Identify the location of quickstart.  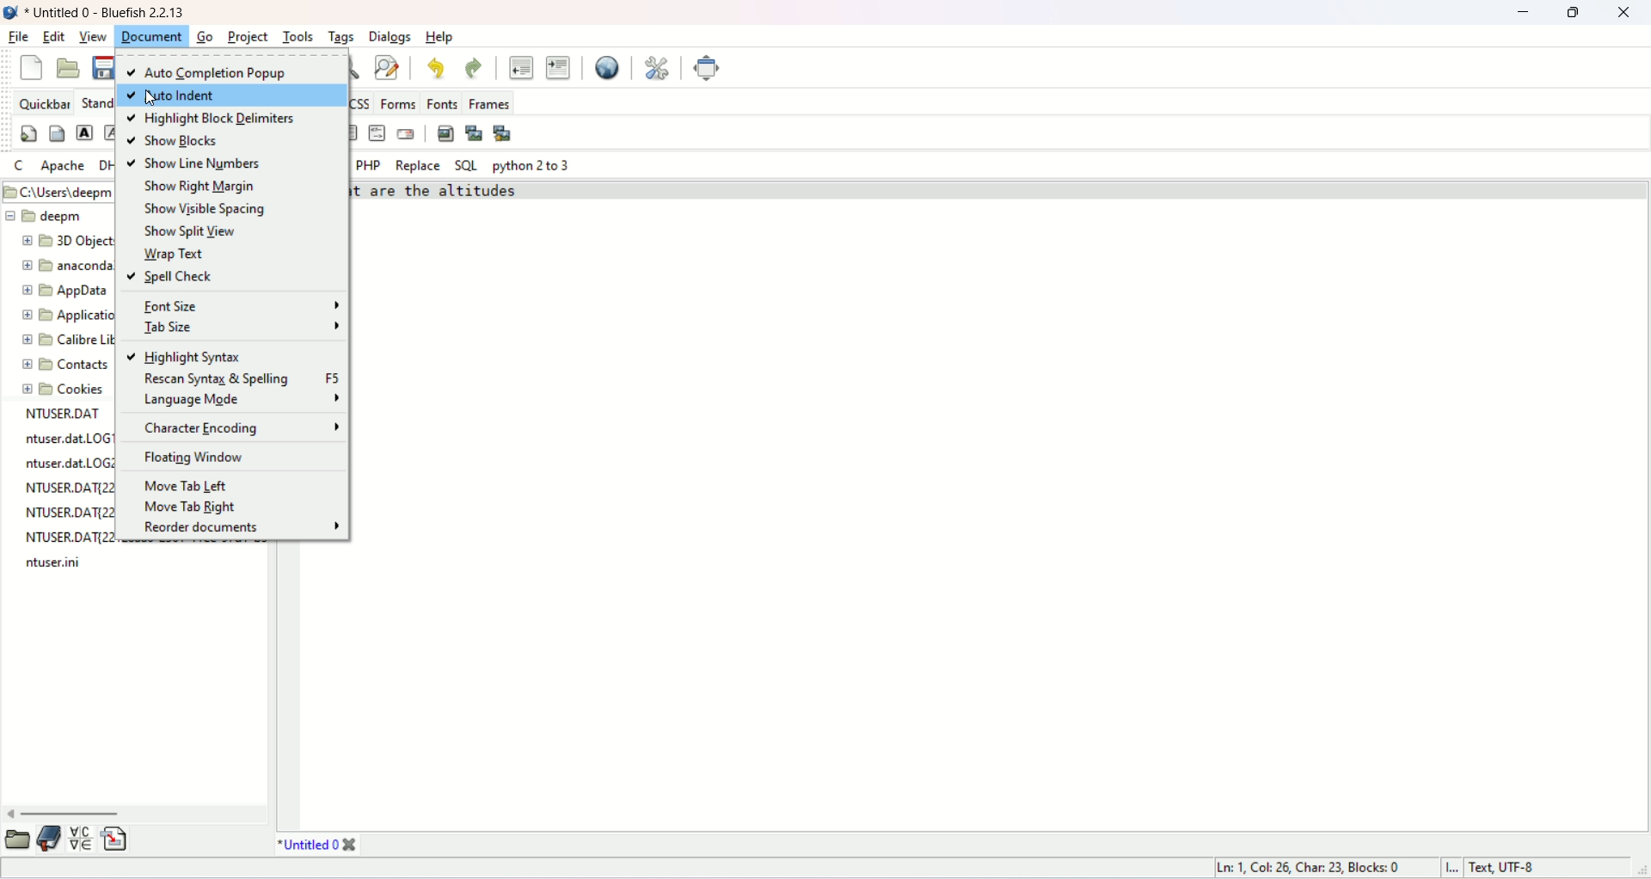
(28, 135).